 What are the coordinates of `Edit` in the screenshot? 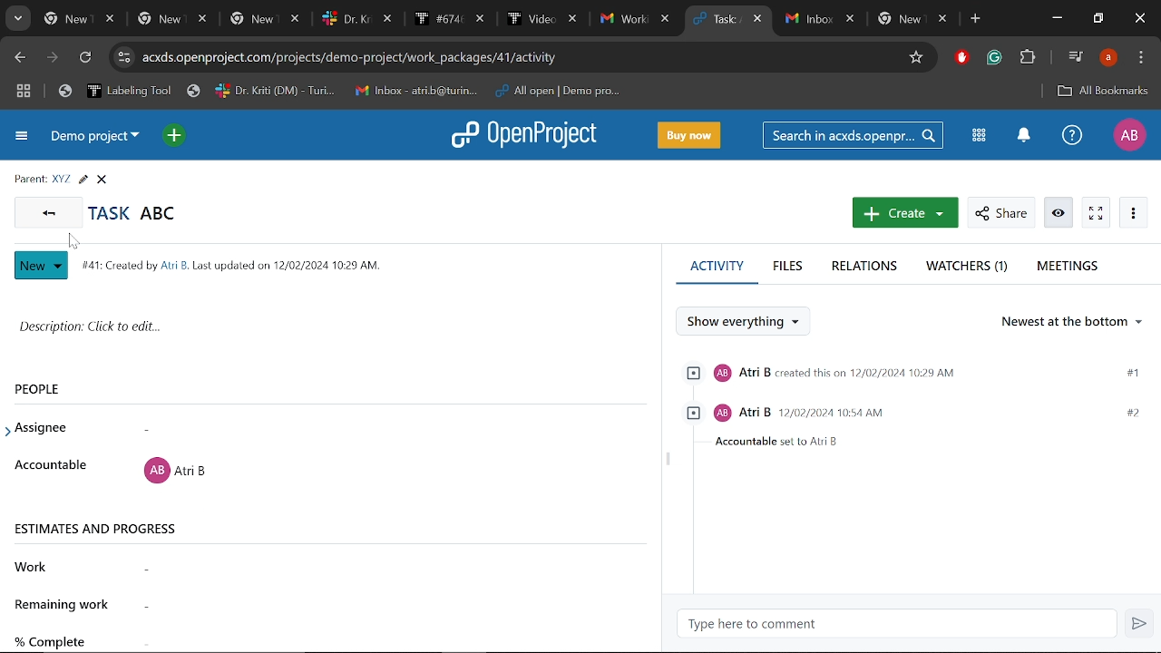 It's located at (83, 180).